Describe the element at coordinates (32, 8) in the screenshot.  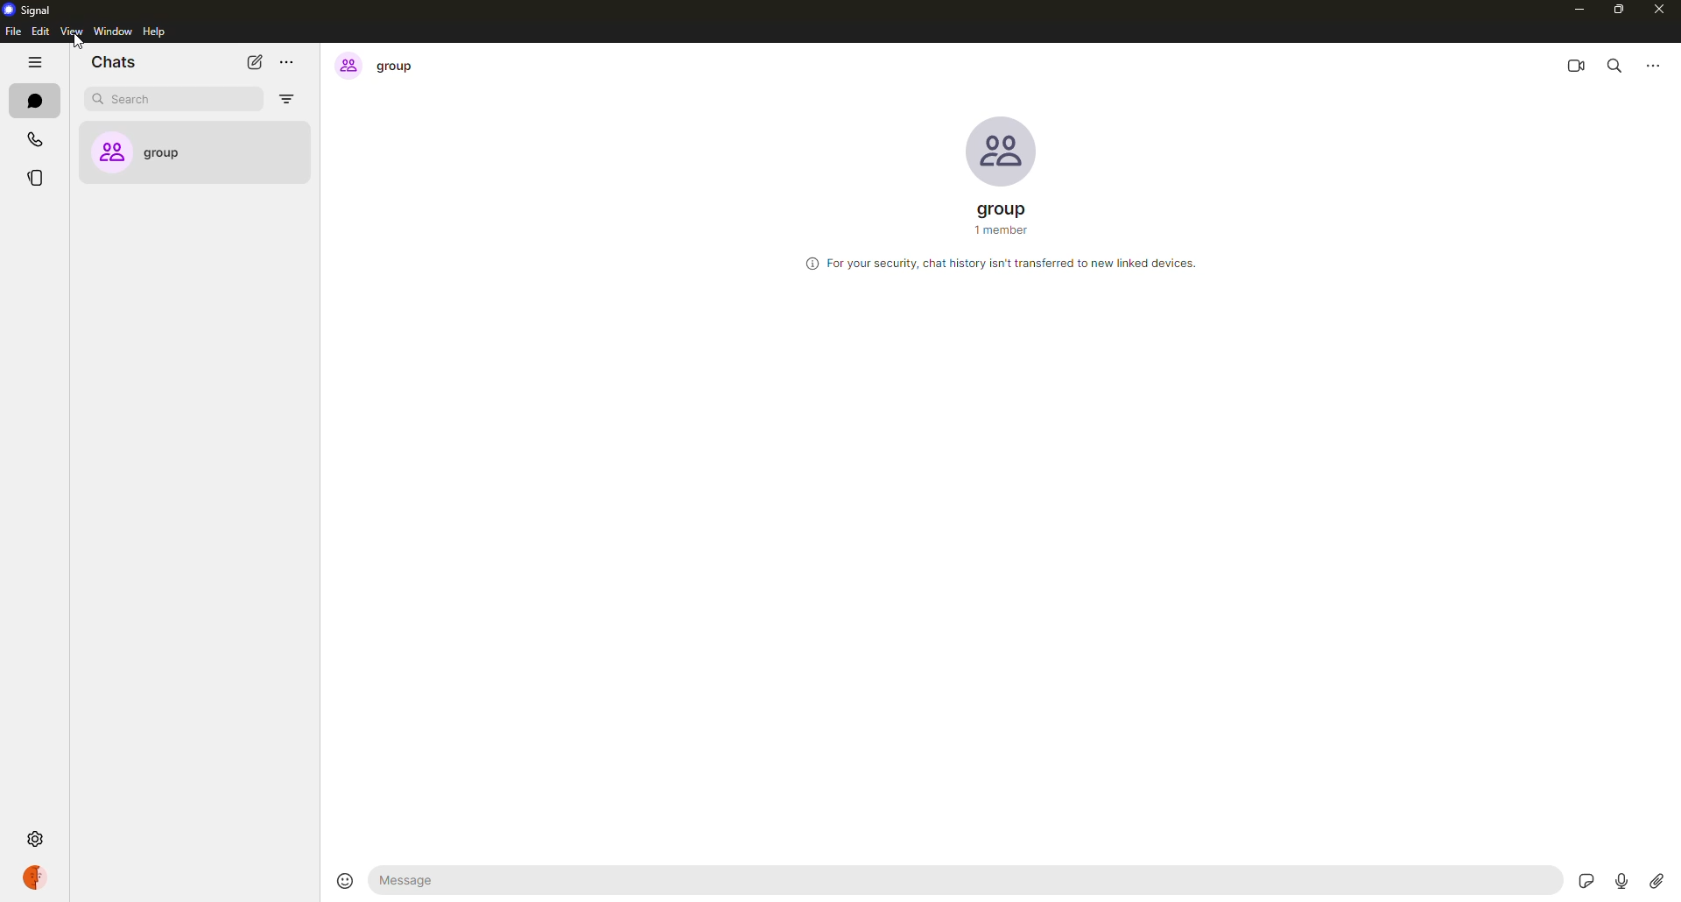
I see `signal` at that location.